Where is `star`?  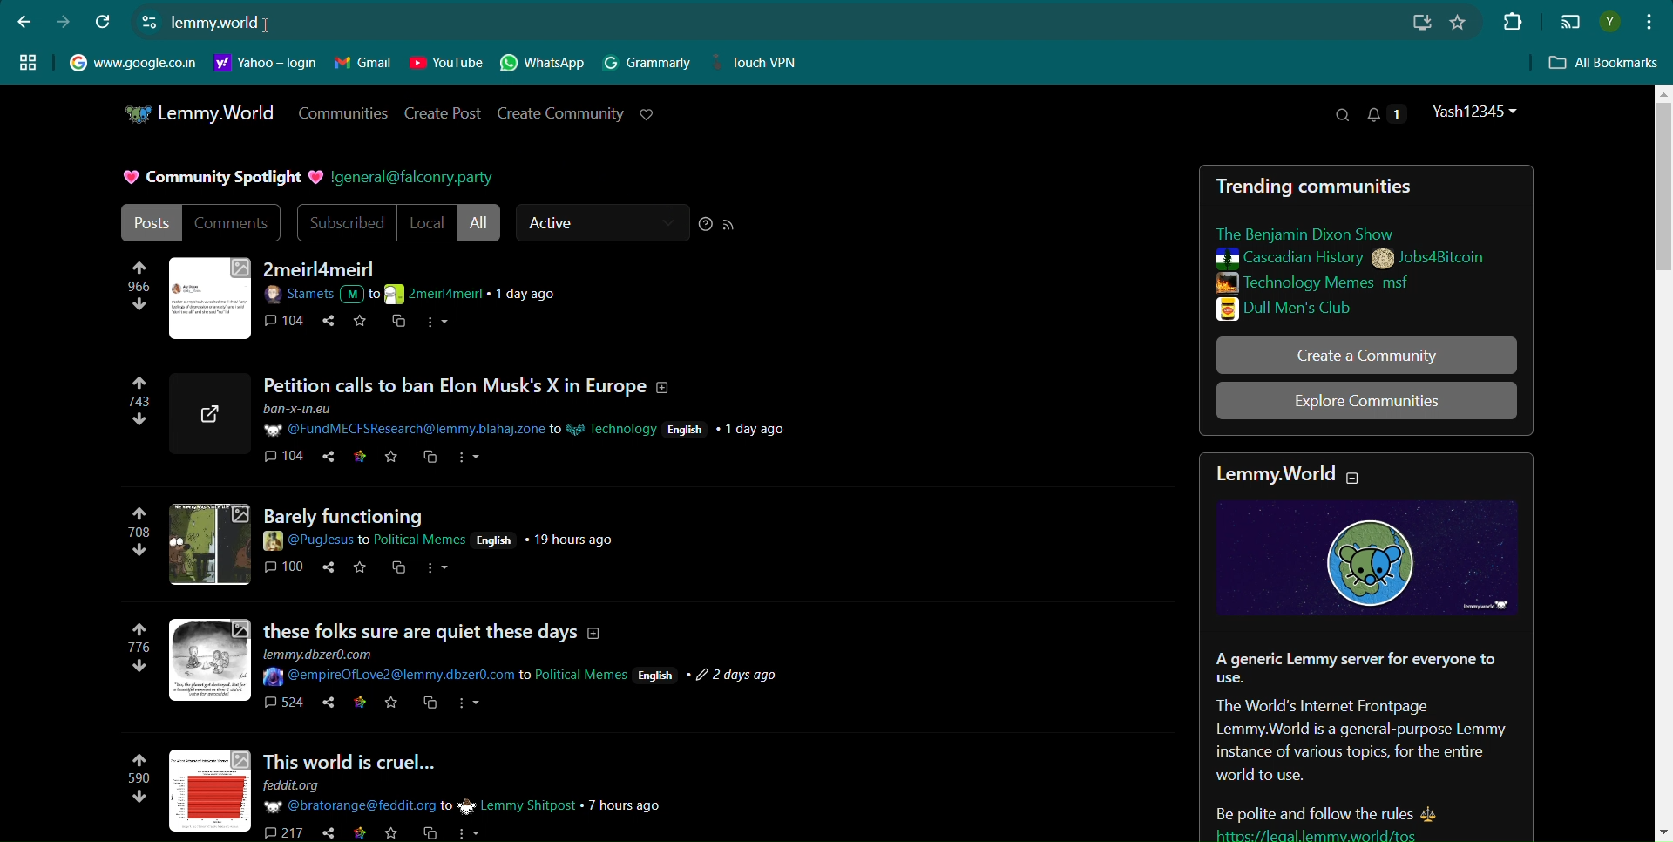
star is located at coordinates (389, 834).